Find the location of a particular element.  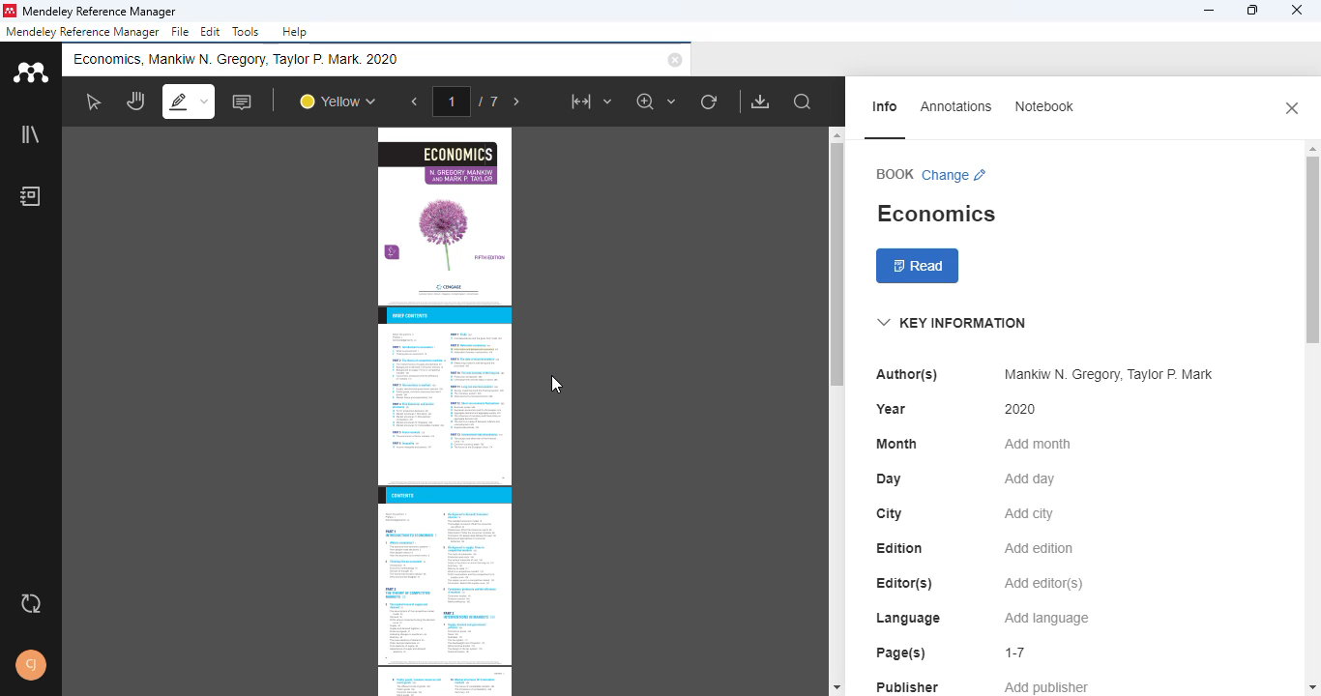

logo is located at coordinates (29, 71).